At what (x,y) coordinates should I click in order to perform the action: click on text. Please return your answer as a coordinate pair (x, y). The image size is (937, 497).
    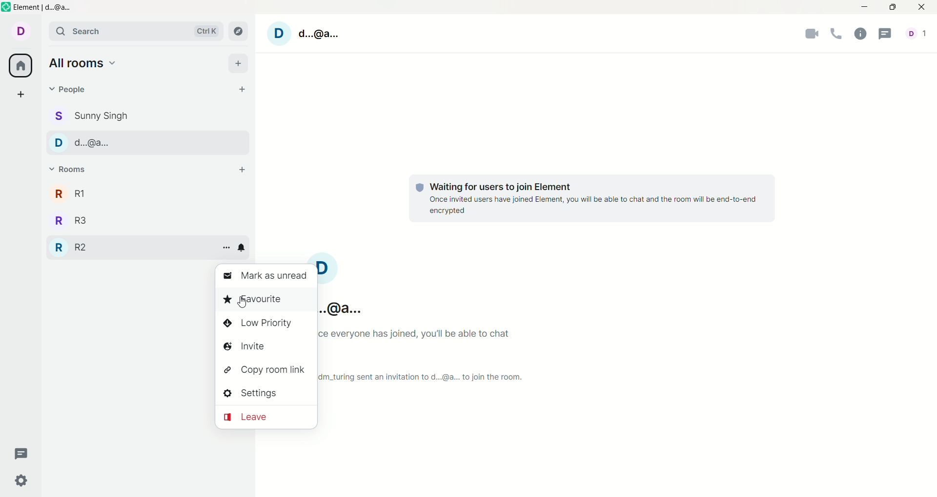
    Looking at the image, I should click on (592, 195).